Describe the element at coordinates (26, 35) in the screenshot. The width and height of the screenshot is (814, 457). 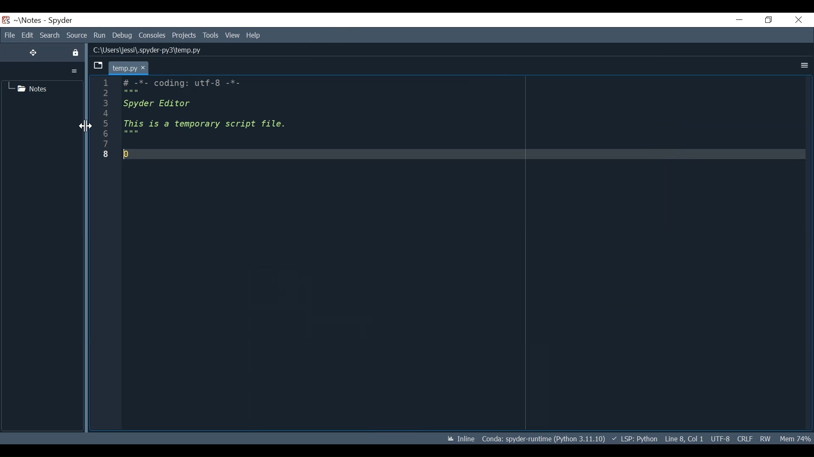
I see `Edit` at that location.